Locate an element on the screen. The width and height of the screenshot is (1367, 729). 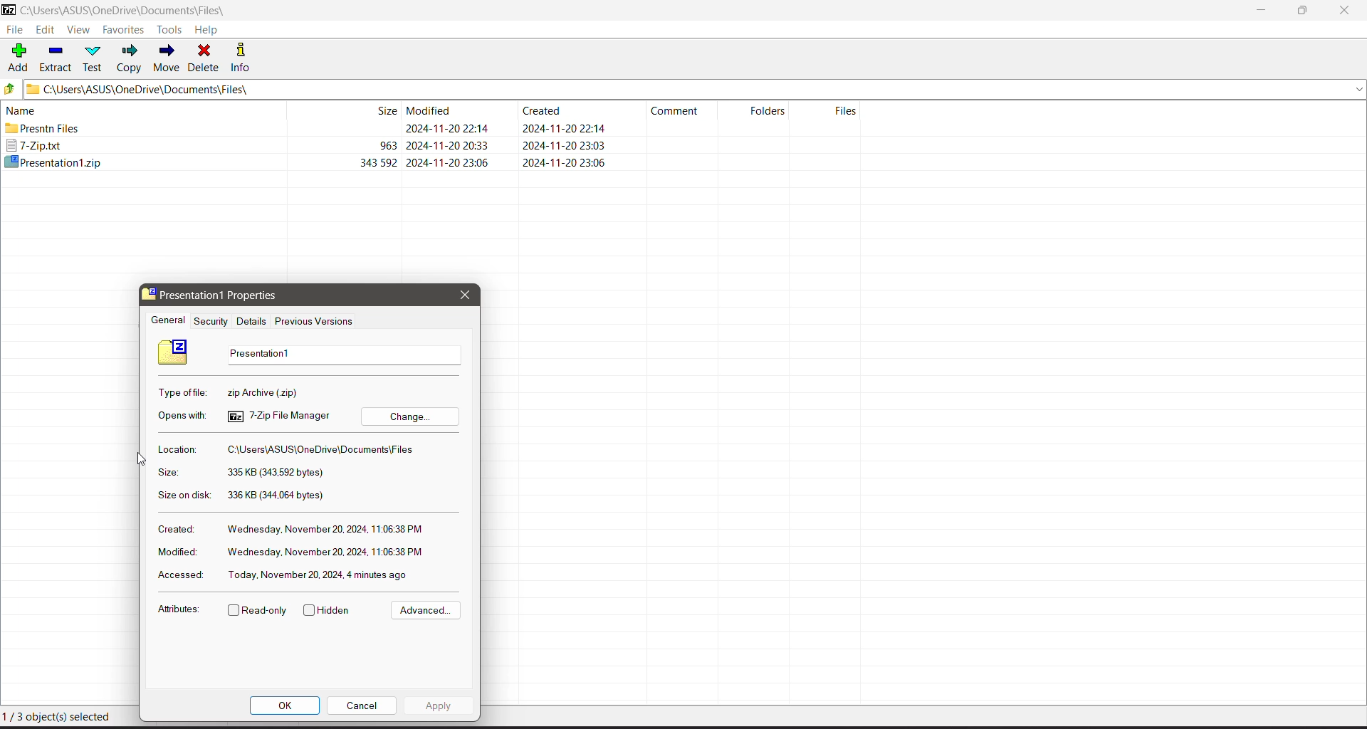
File is located at coordinates (14, 30).